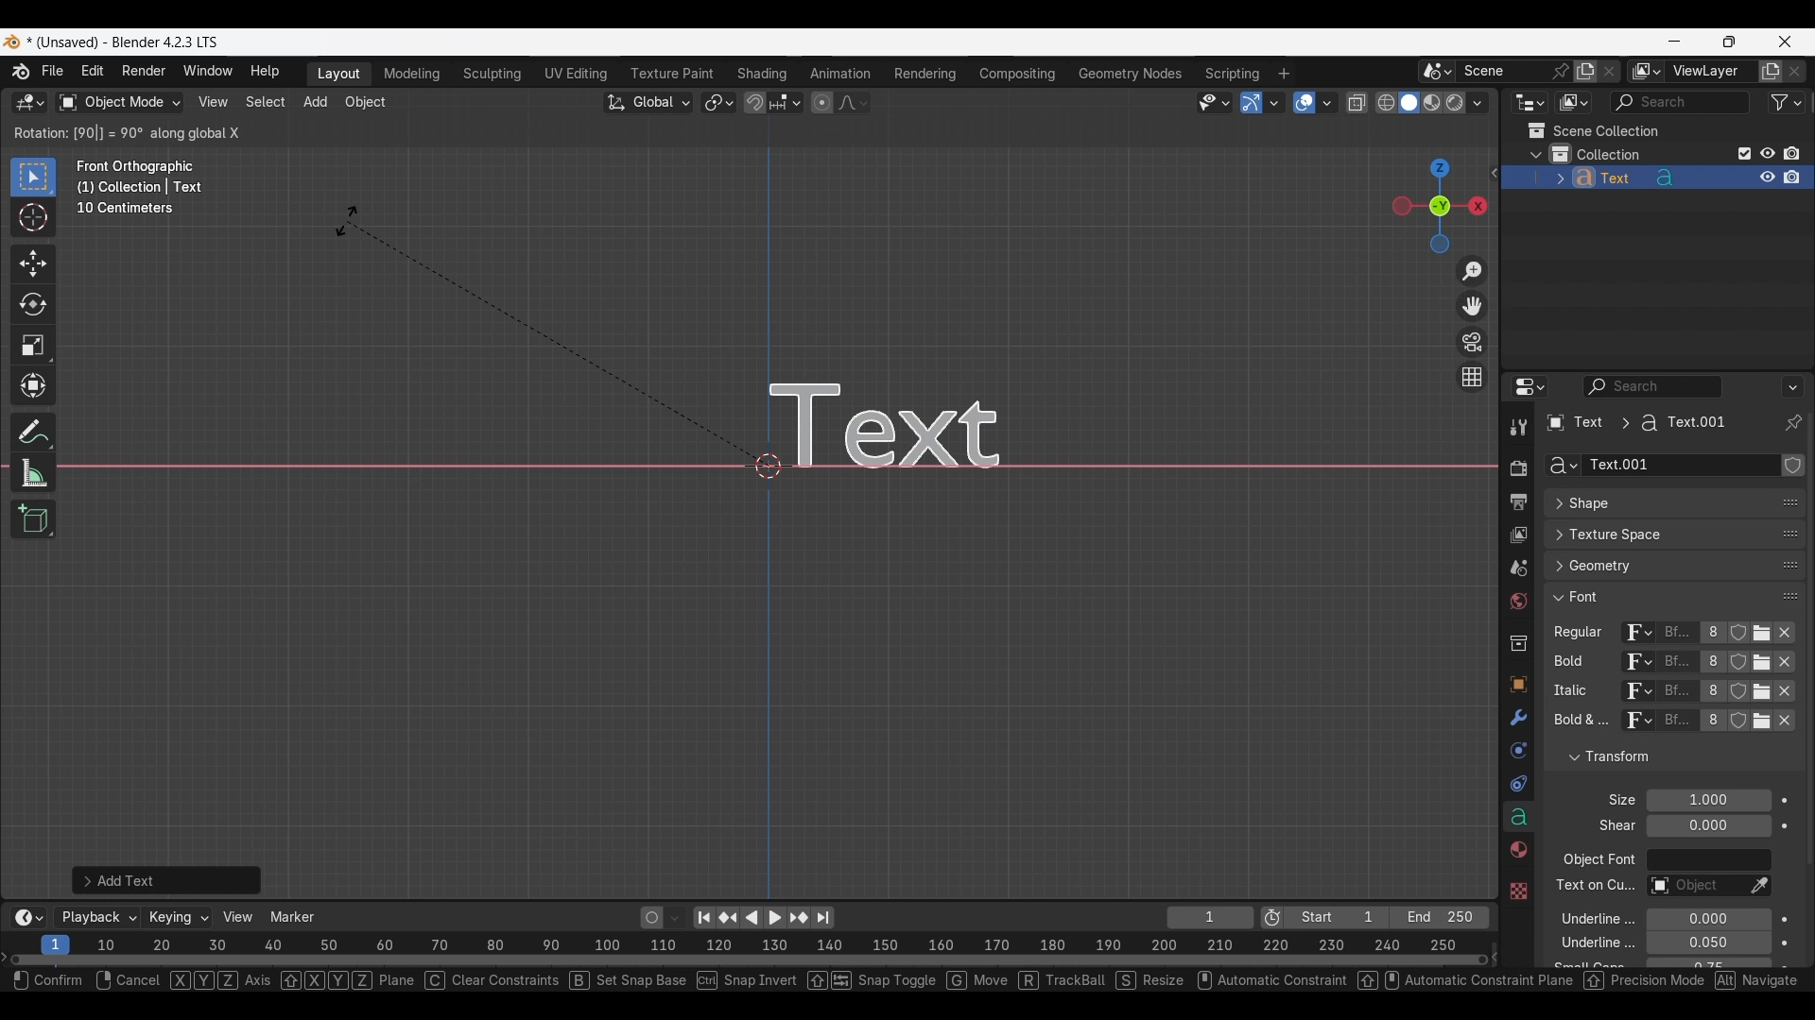 This screenshot has width=1815, height=1020. I want to click on Transform pivot point, so click(718, 103).